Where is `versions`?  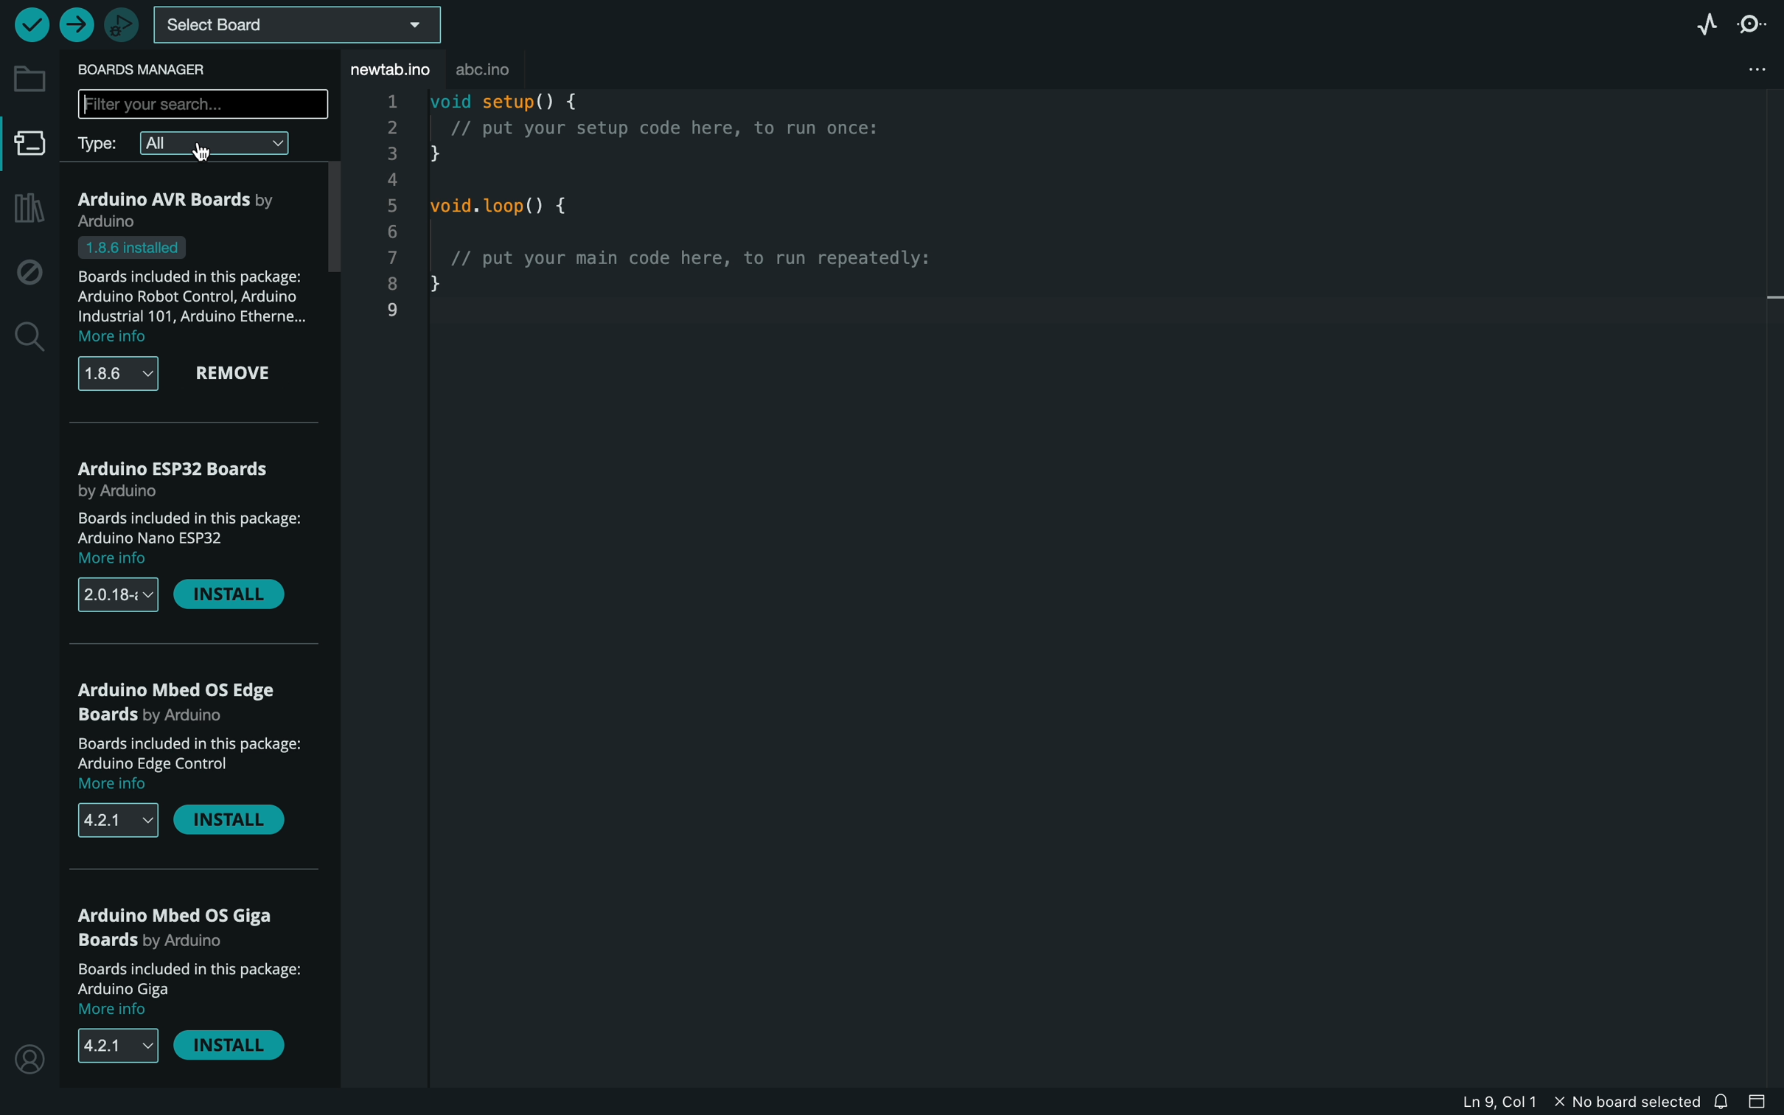
versions is located at coordinates (115, 1046).